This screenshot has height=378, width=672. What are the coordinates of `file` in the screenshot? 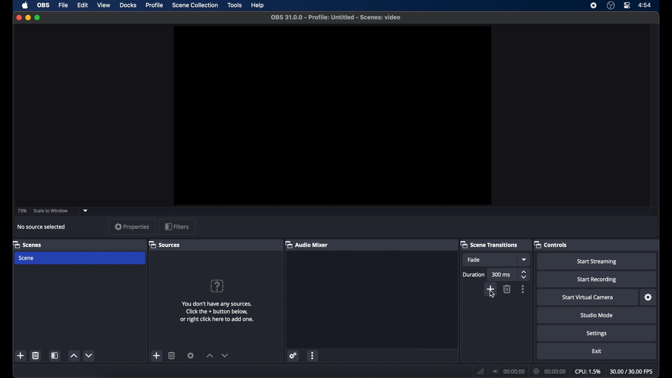 It's located at (64, 5).